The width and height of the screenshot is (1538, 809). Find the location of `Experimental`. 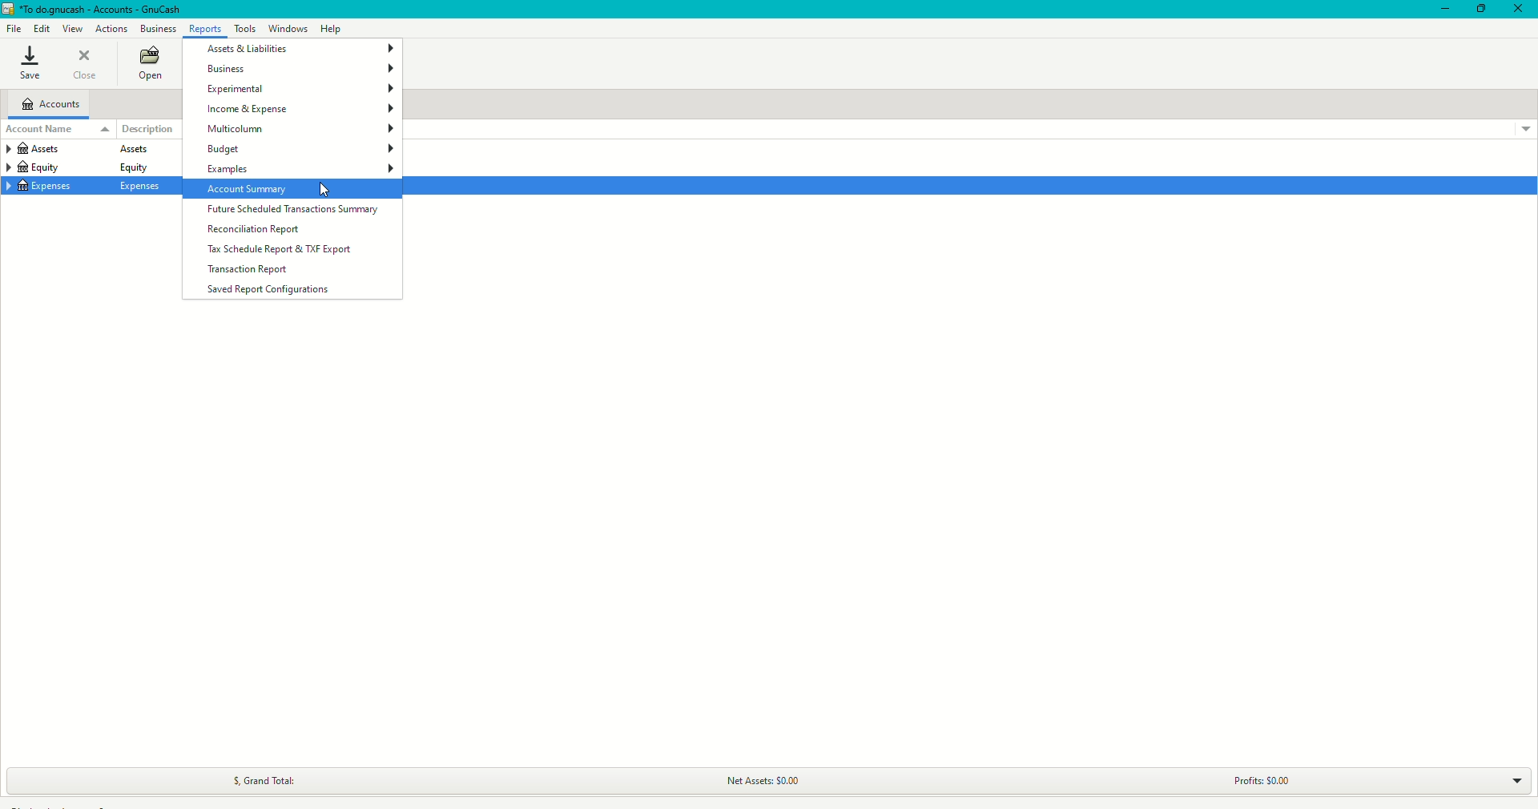

Experimental is located at coordinates (300, 89).